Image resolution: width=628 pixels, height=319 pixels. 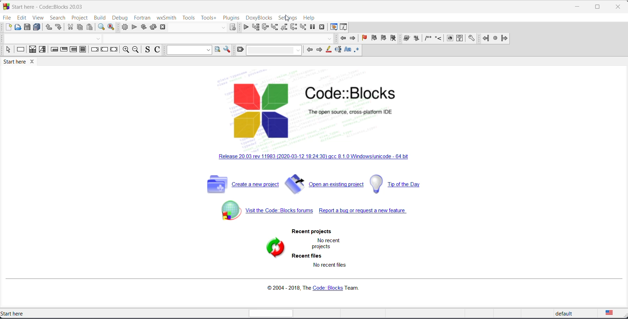 I want to click on dropdown, so click(x=329, y=39).